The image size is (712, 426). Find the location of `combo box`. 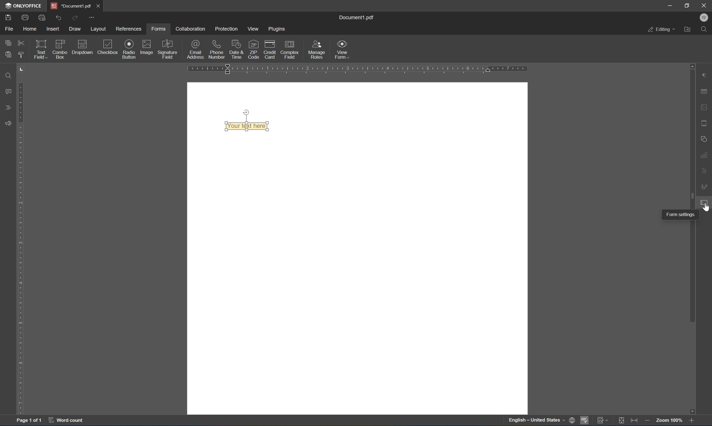

combo box is located at coordinates (61, 46).